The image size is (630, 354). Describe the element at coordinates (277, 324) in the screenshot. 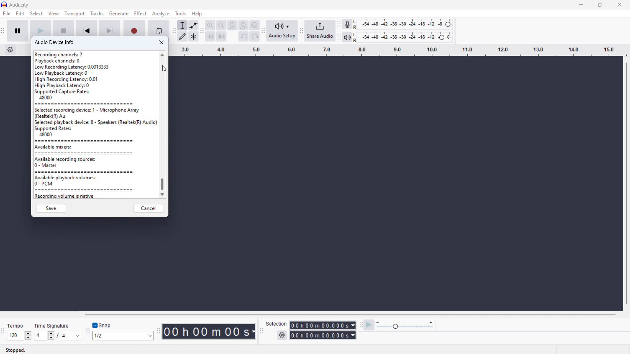

I see `Selection` at that location.